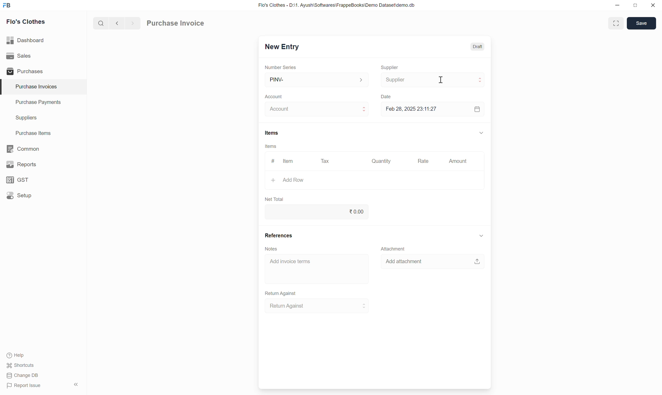 This screenshot has height=395, width=662. What do you see at coordinates (482, 133) in the screenshot?
I see `Collapse` at bounding box center [482, 133].